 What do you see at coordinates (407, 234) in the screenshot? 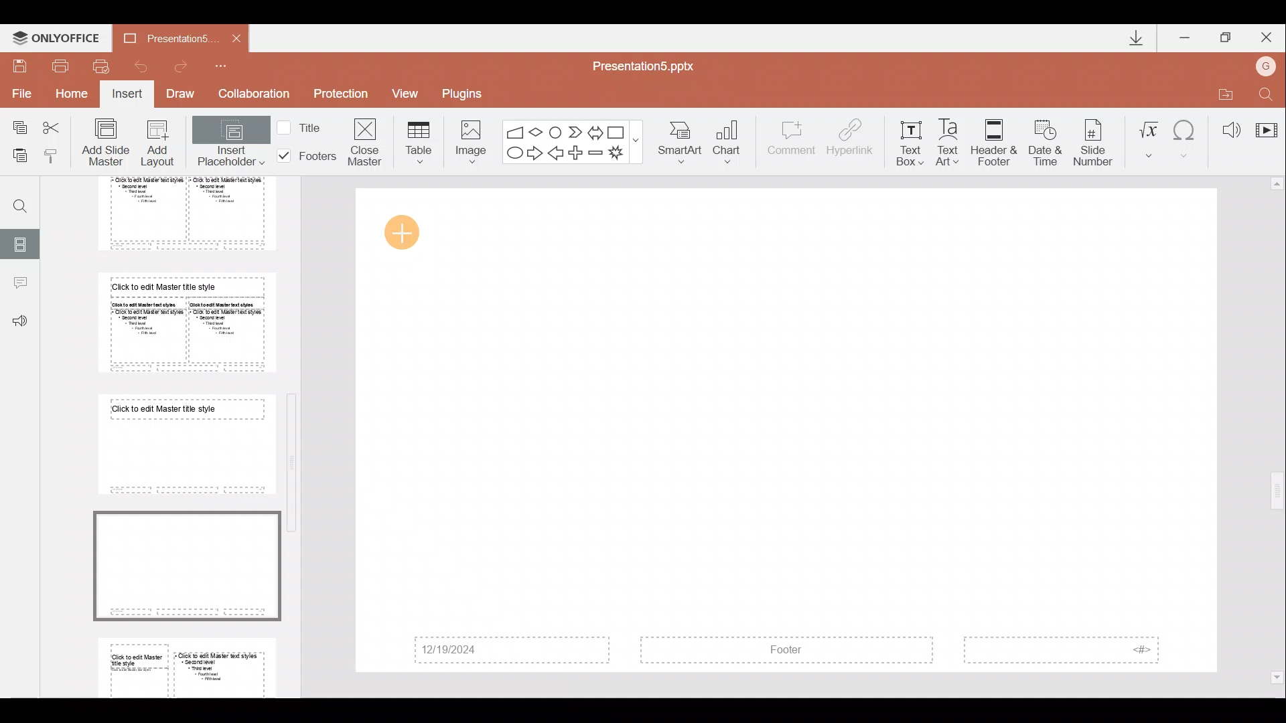
I see `Cursor` at bounding box center [407, 234].